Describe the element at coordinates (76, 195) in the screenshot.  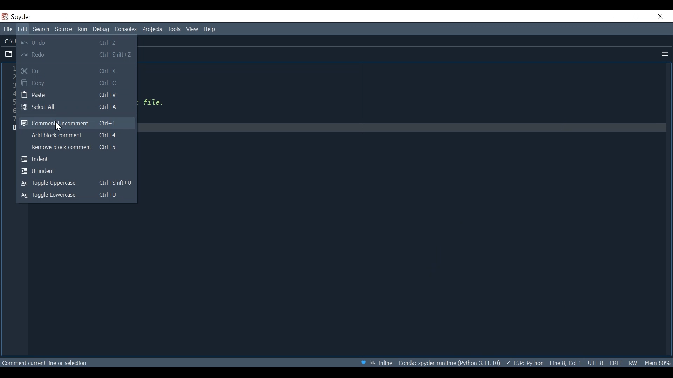
I see `Toggle lowercase` at that location.